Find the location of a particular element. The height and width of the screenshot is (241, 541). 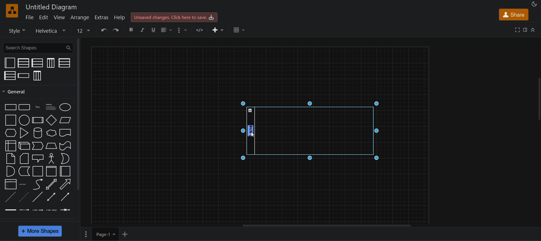

share is located at coordinates (514, 14).